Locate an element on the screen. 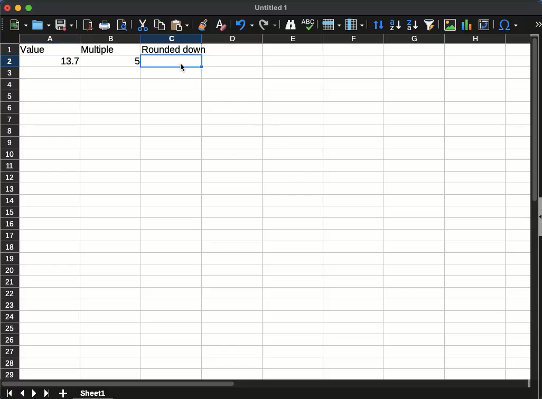  finder is located at coordinates (291, 25).